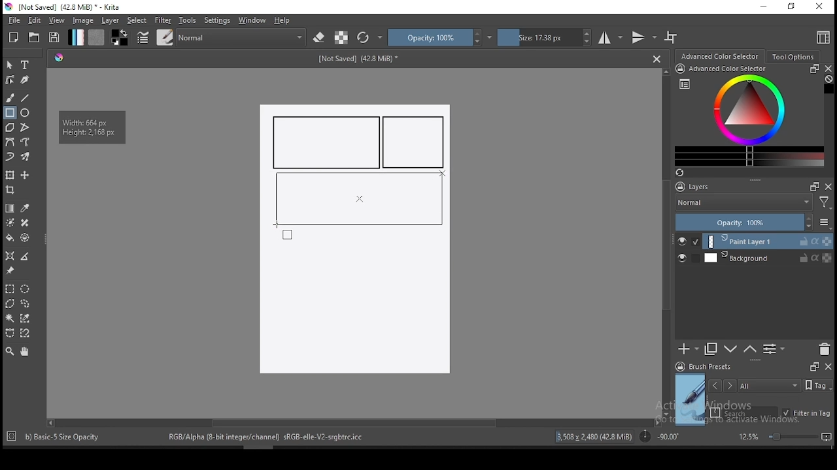 The height and width of the screenshot is (470, 837). Describe the element at coordinates (9, 143) in the screenshot. I see `bezier curve tool` at that location.